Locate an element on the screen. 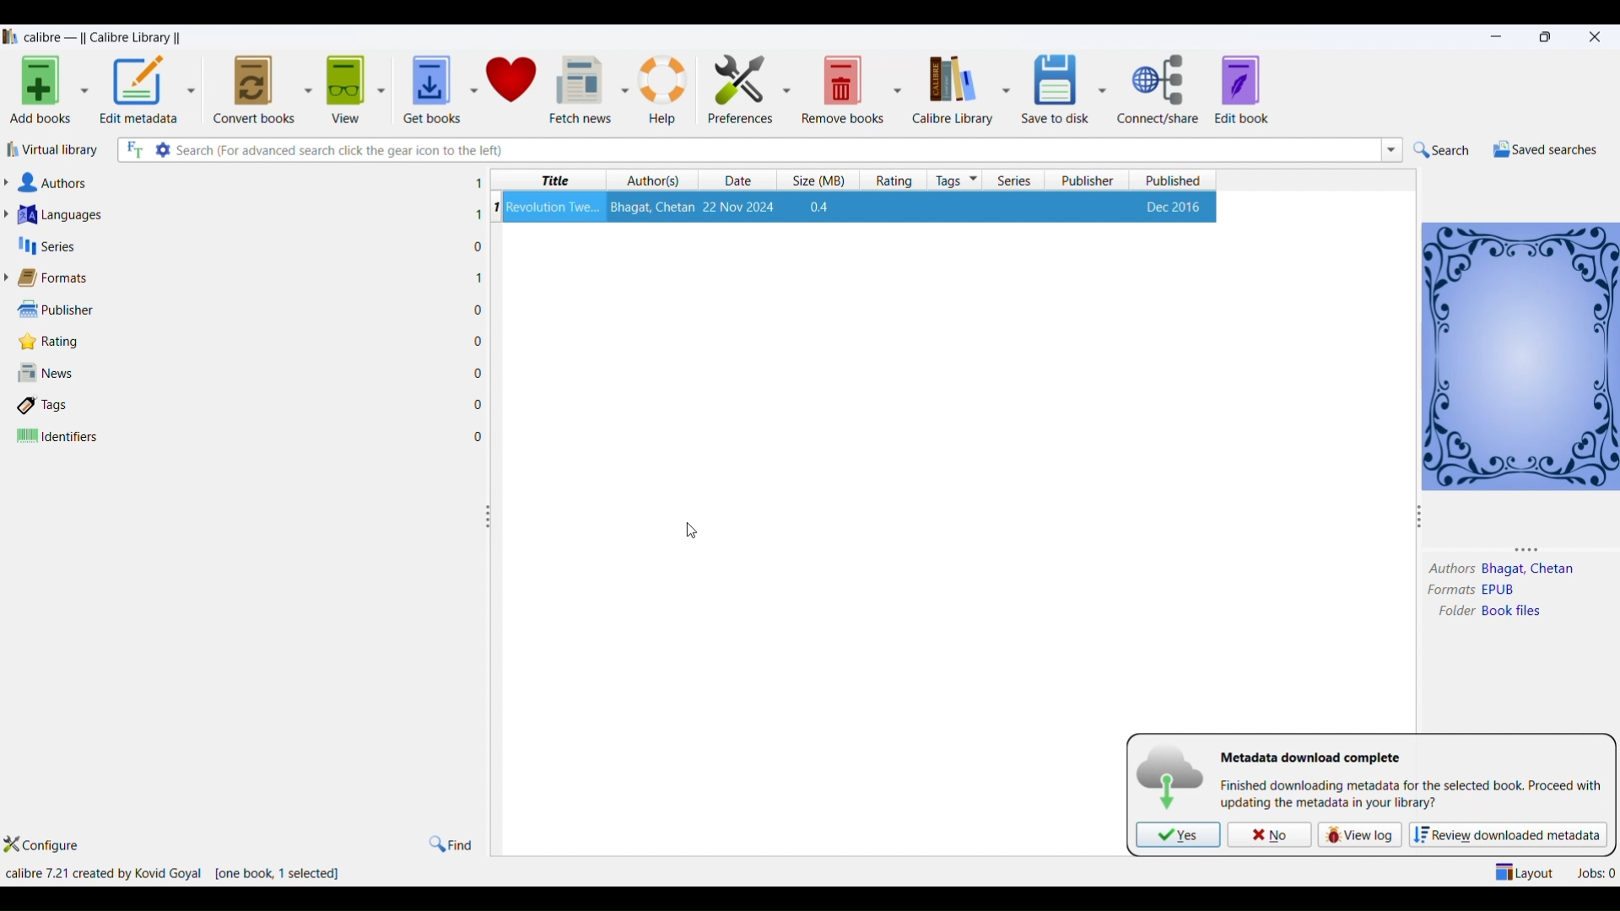 The height and width of the screenshot is (911, 1620). view all formats dropdown button is located at coordinates (10, 278).